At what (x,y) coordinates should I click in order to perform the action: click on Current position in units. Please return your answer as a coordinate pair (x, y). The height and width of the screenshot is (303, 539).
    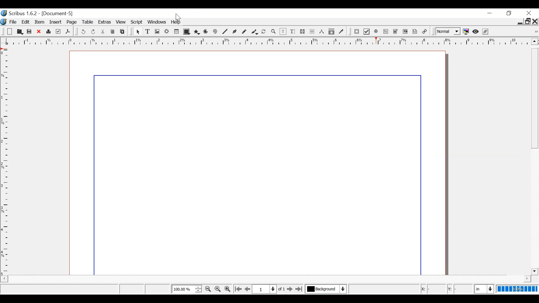
    Looking at the image, I should click on (485, 288).